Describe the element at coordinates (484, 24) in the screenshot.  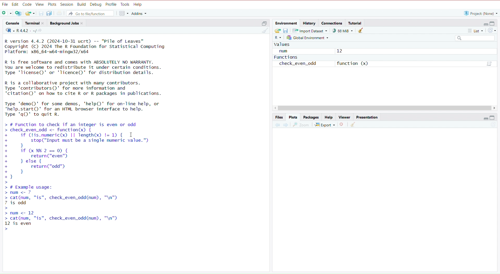
I see `expand` at that location.